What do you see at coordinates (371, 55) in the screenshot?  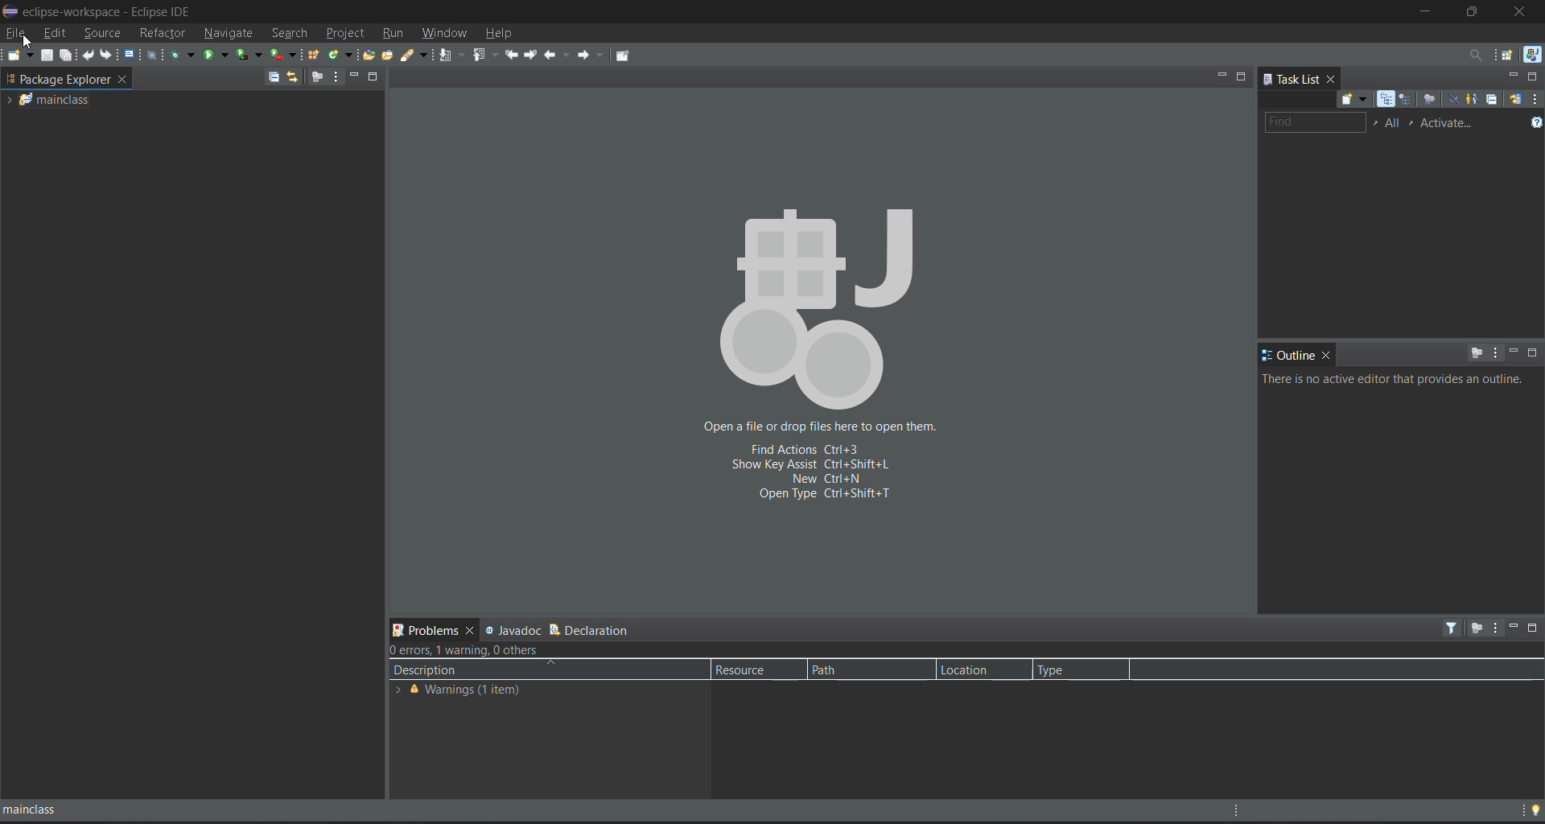 I see `open type` at bounding box center [371, 55].